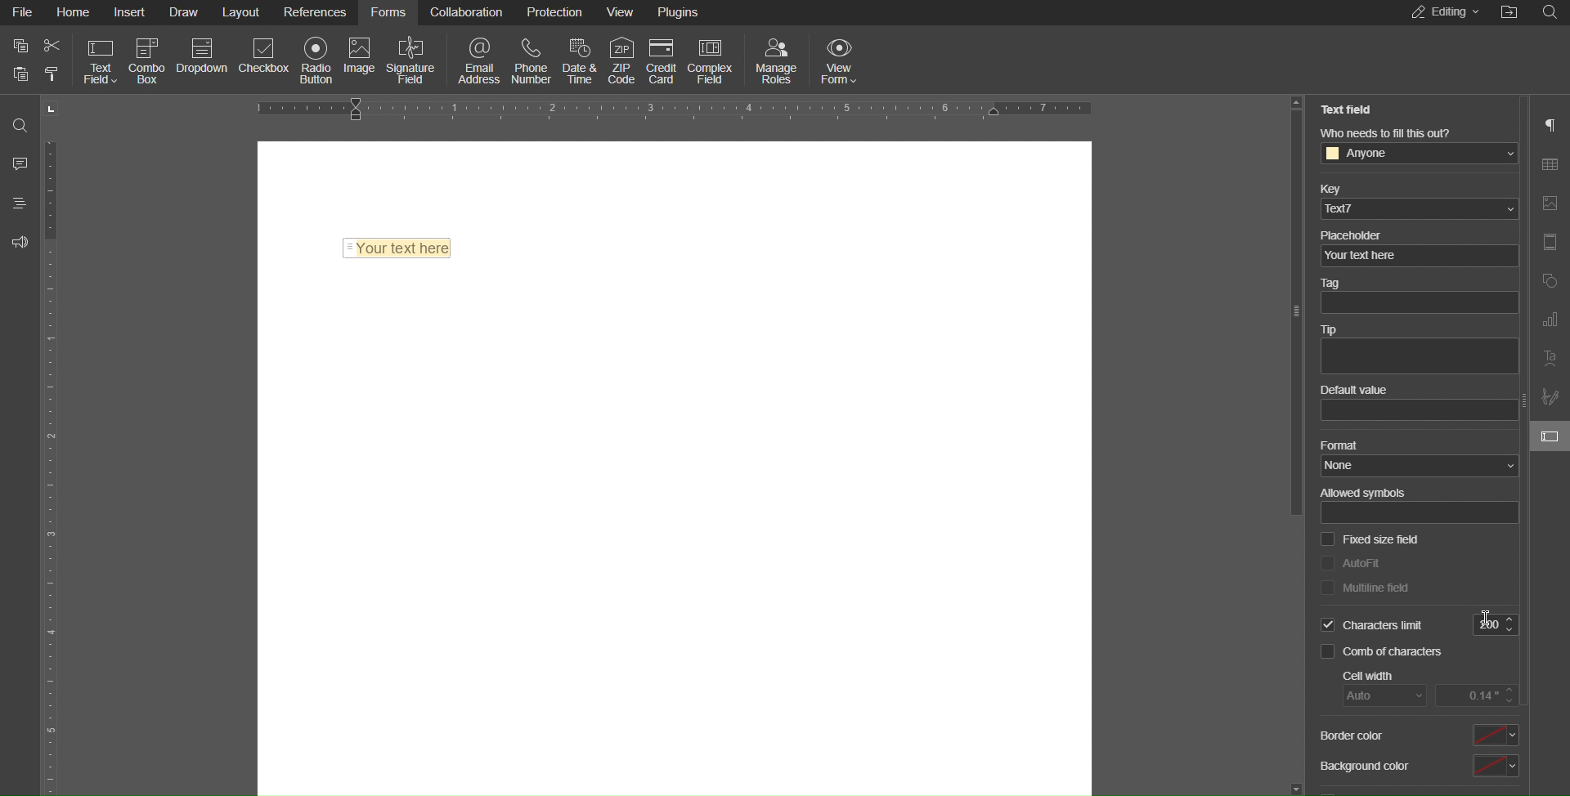 This screenshot has height=796, width=1570. Describe the element at coordinates (97, 61) in the screenshot. I see `Text Field` at that location.